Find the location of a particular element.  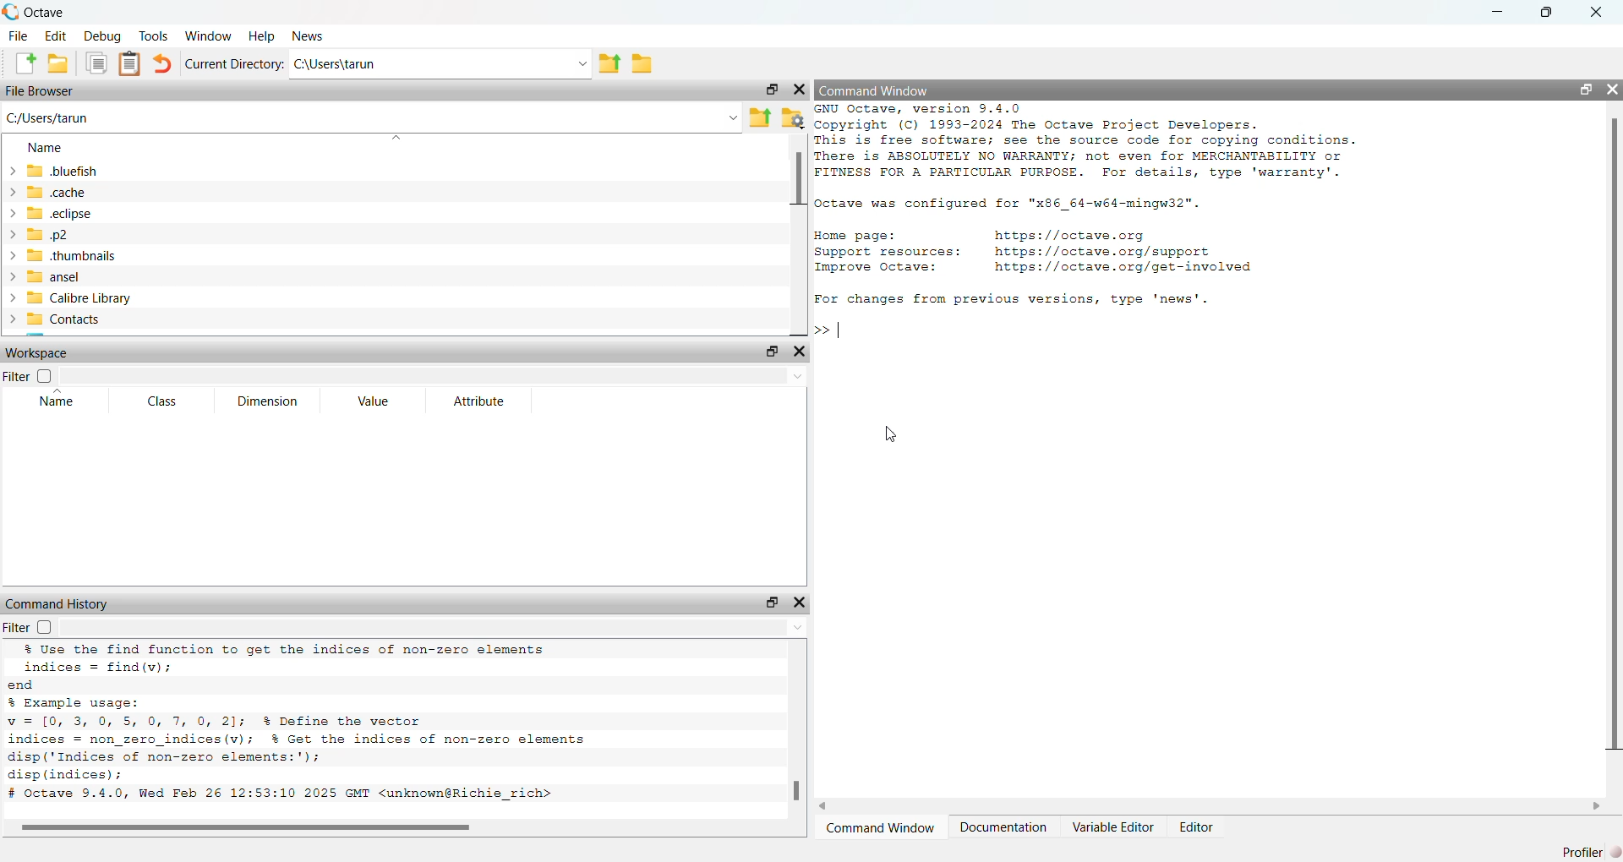

Name is located at coordinates (58, 403).